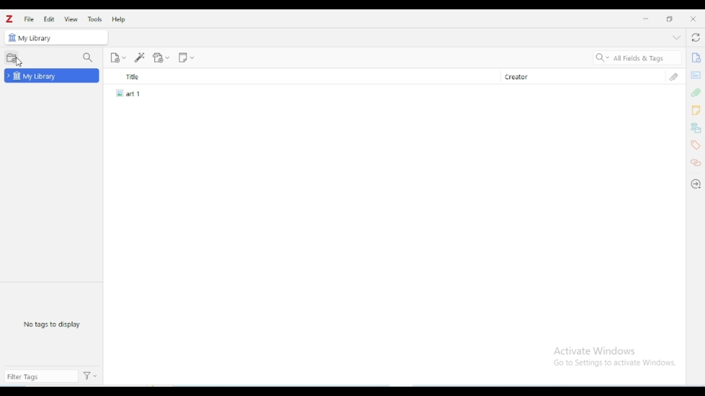 This screenshot has width=705, height=396. Describe the element at coordinates (616, 363) in the screenshot. I see `Go to Settings to activate Windows.` at that location.